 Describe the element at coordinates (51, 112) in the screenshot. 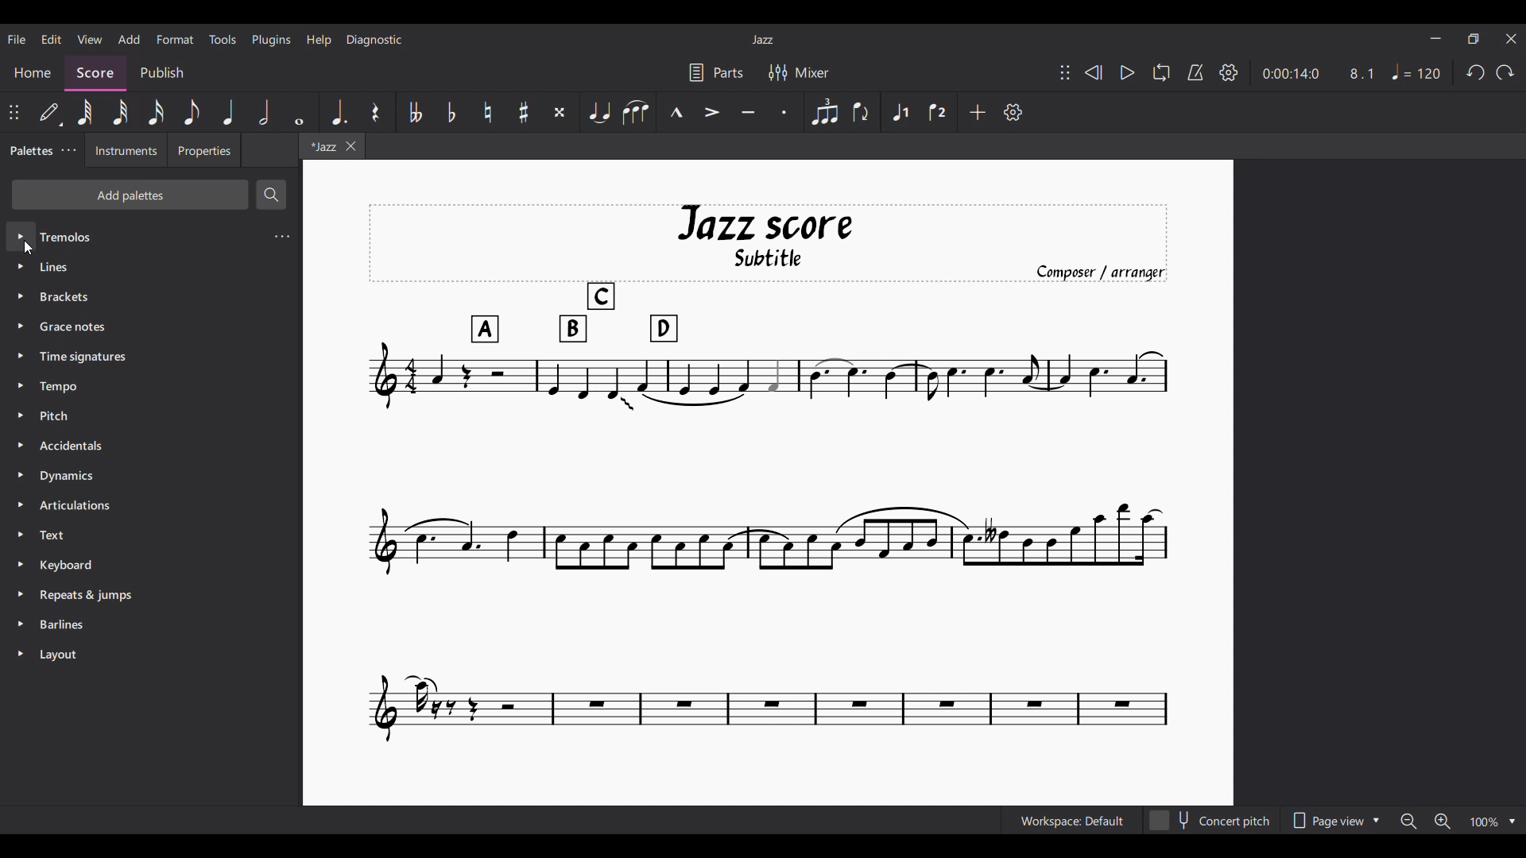

I see `Default` at that location.